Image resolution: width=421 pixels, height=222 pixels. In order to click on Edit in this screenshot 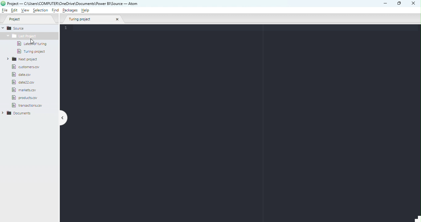, I will do `click(14, 10)`.